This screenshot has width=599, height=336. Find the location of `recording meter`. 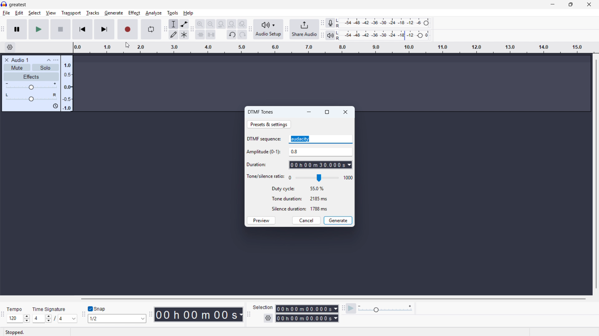

recording meter is located at coordinates (330, 23).